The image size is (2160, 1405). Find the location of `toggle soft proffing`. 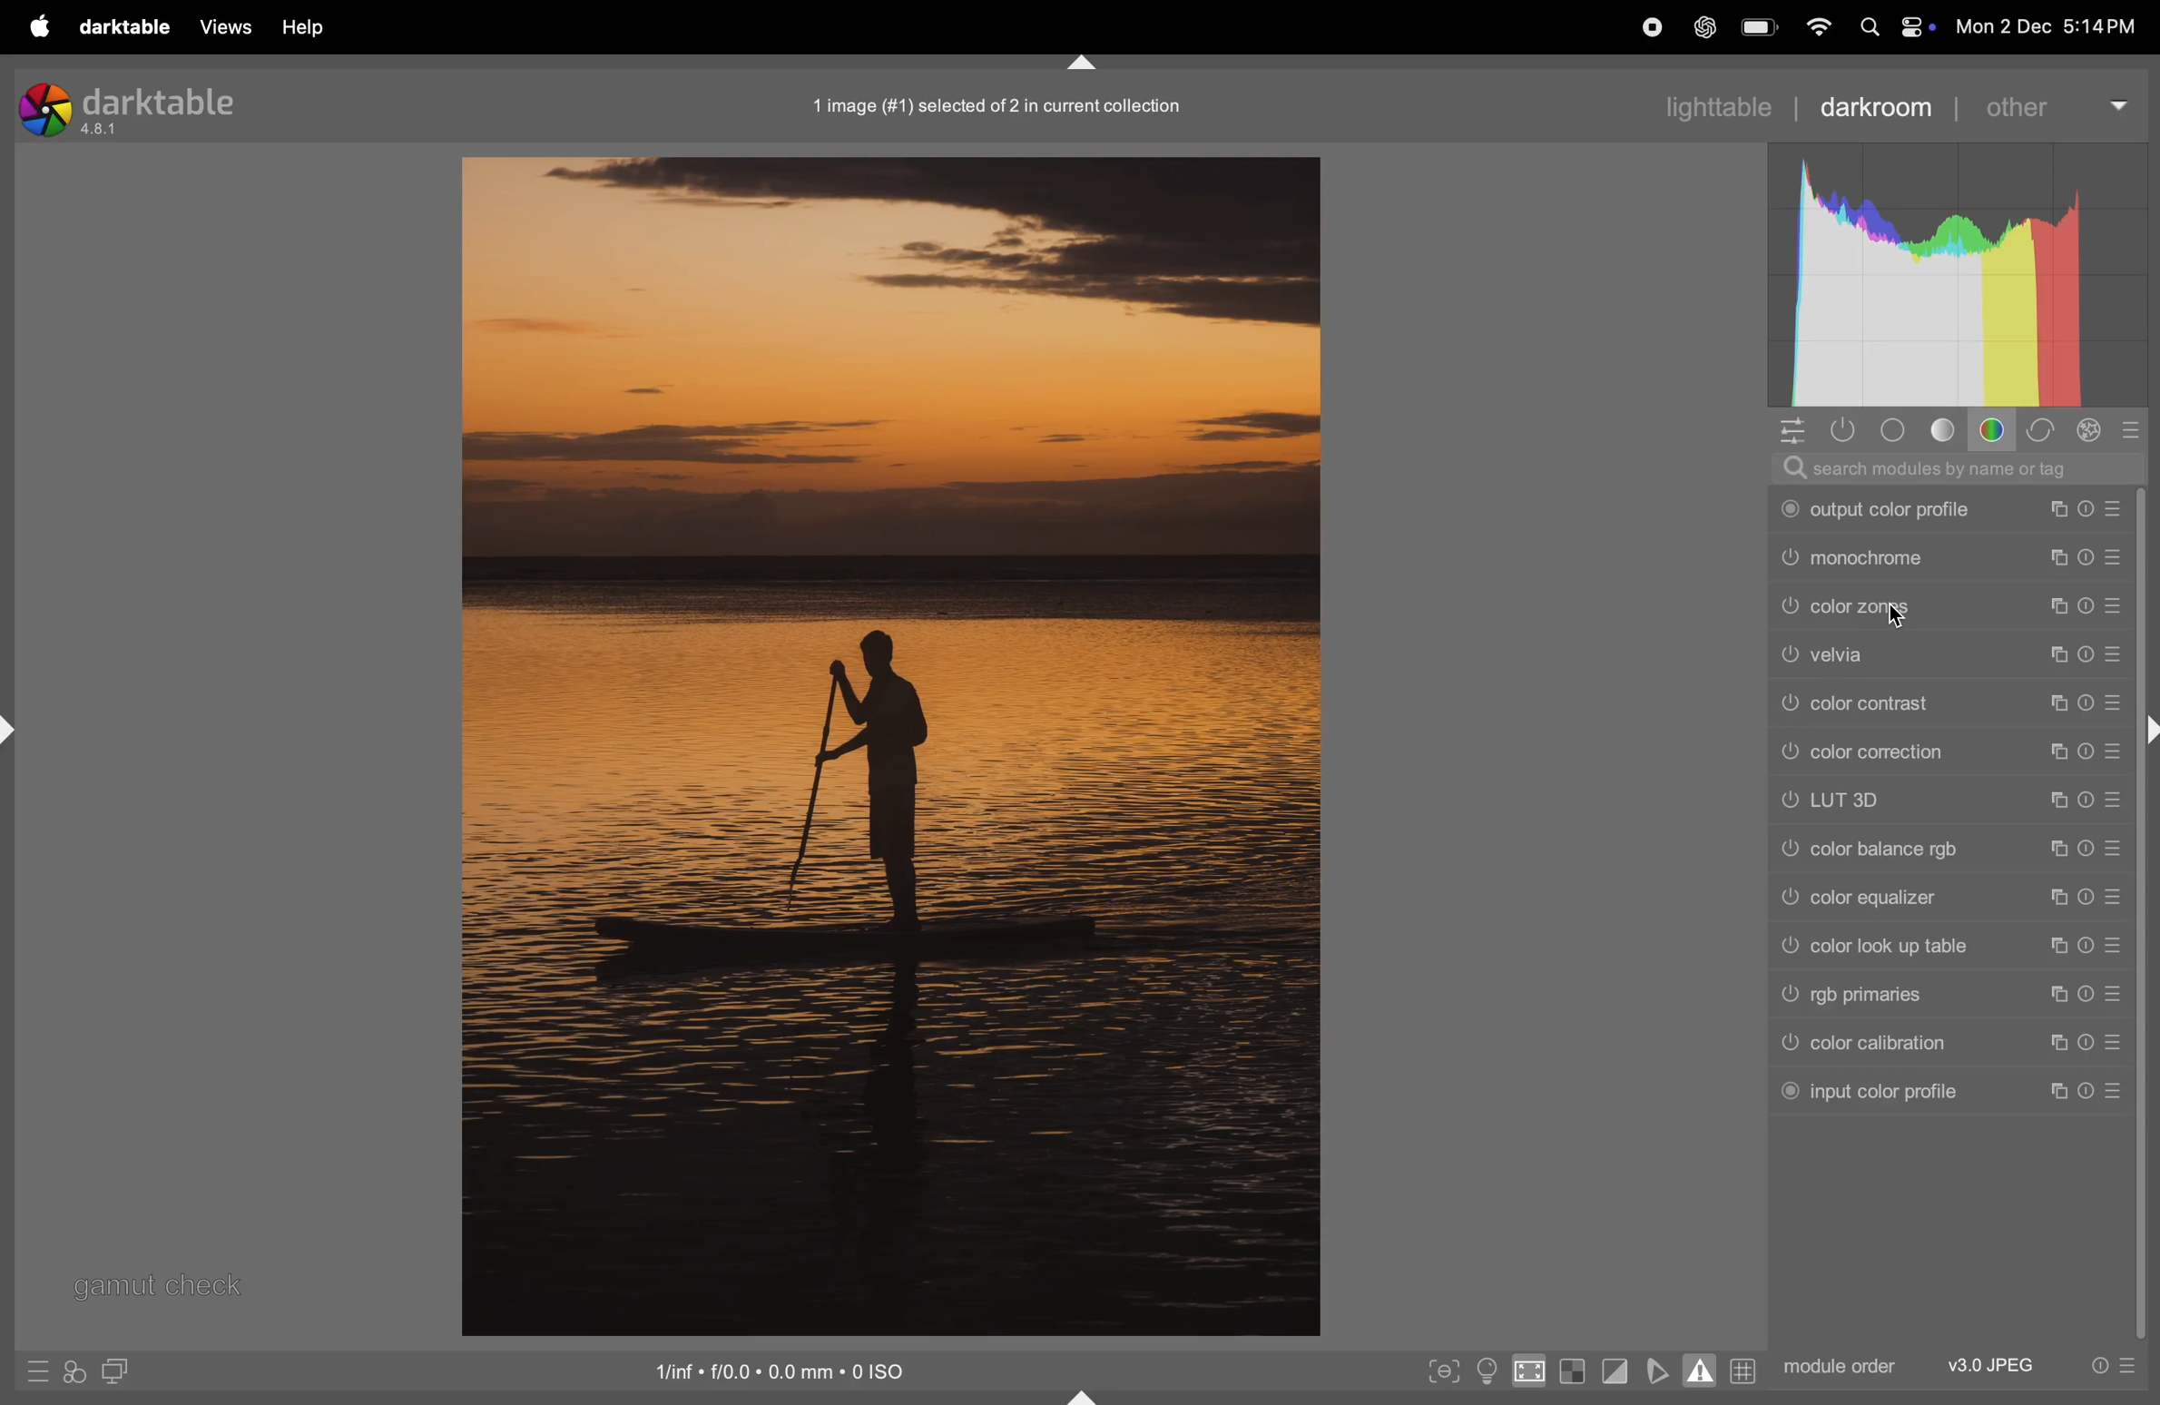

toggle soft proffing is located at coordinates (1661, 1370).